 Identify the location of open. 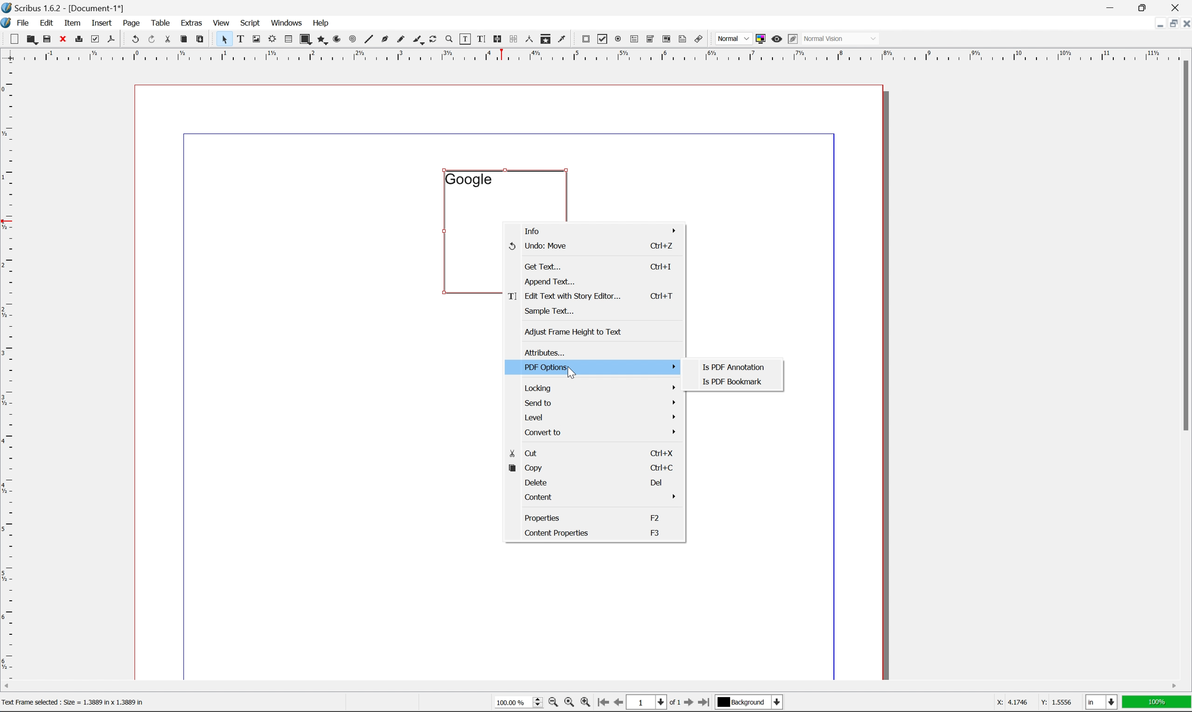
(31, 40).